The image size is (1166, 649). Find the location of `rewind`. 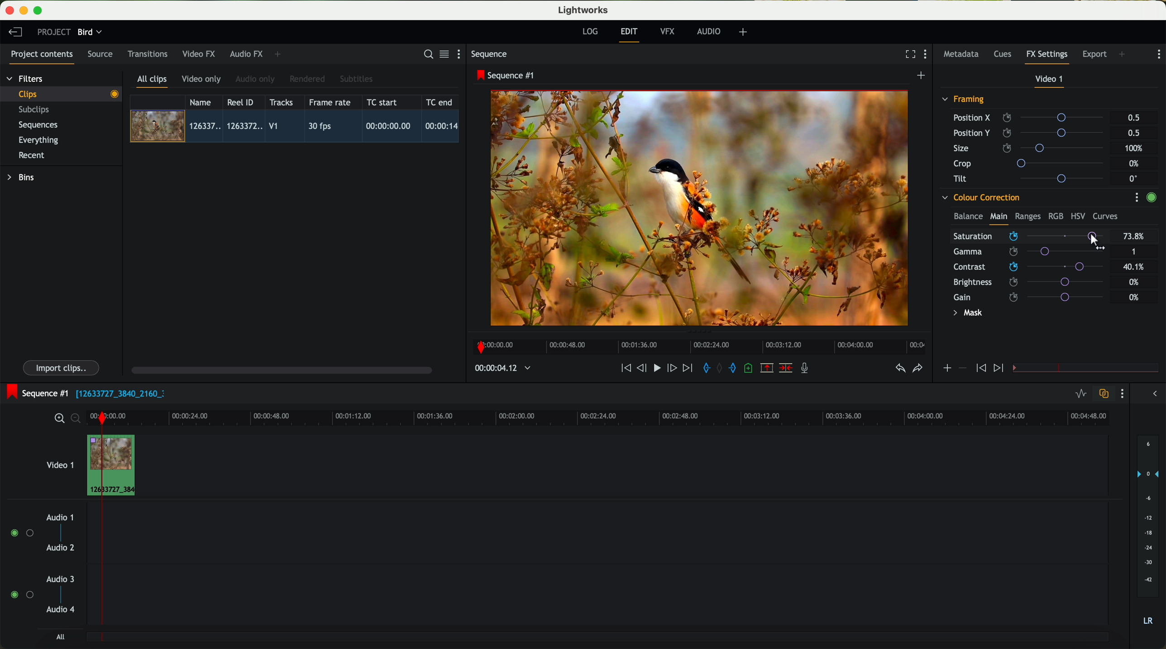

rewind is located at coordinates (625, 369).